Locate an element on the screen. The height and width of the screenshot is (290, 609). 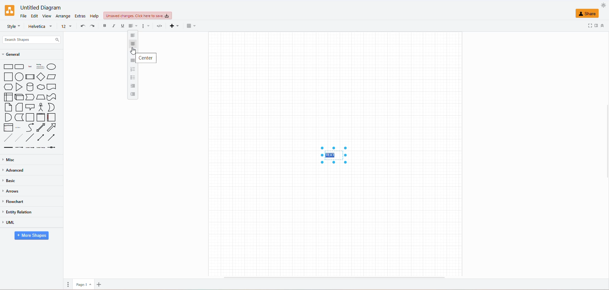
shapes is located at coordinates (32, 106).